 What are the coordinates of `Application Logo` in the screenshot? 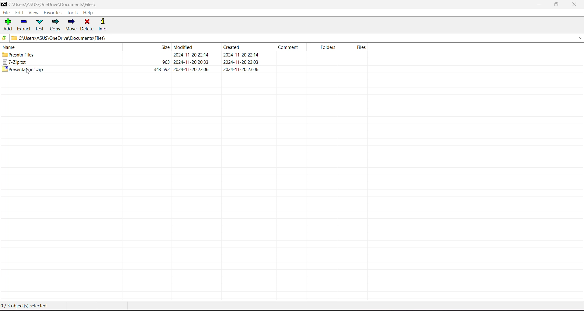 It's located at (4, 5).